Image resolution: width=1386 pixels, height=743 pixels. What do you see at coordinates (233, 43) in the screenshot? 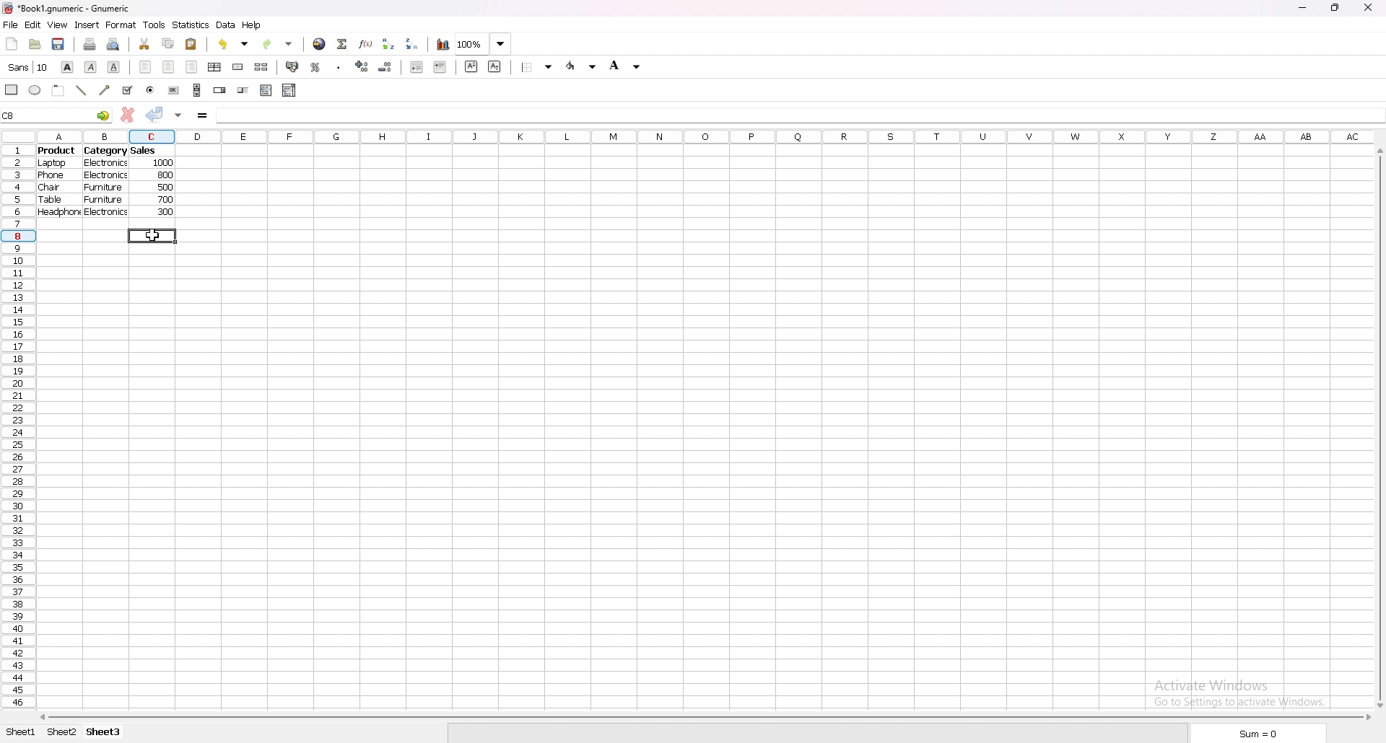
I see `undo` at bounding box center [233, 43].